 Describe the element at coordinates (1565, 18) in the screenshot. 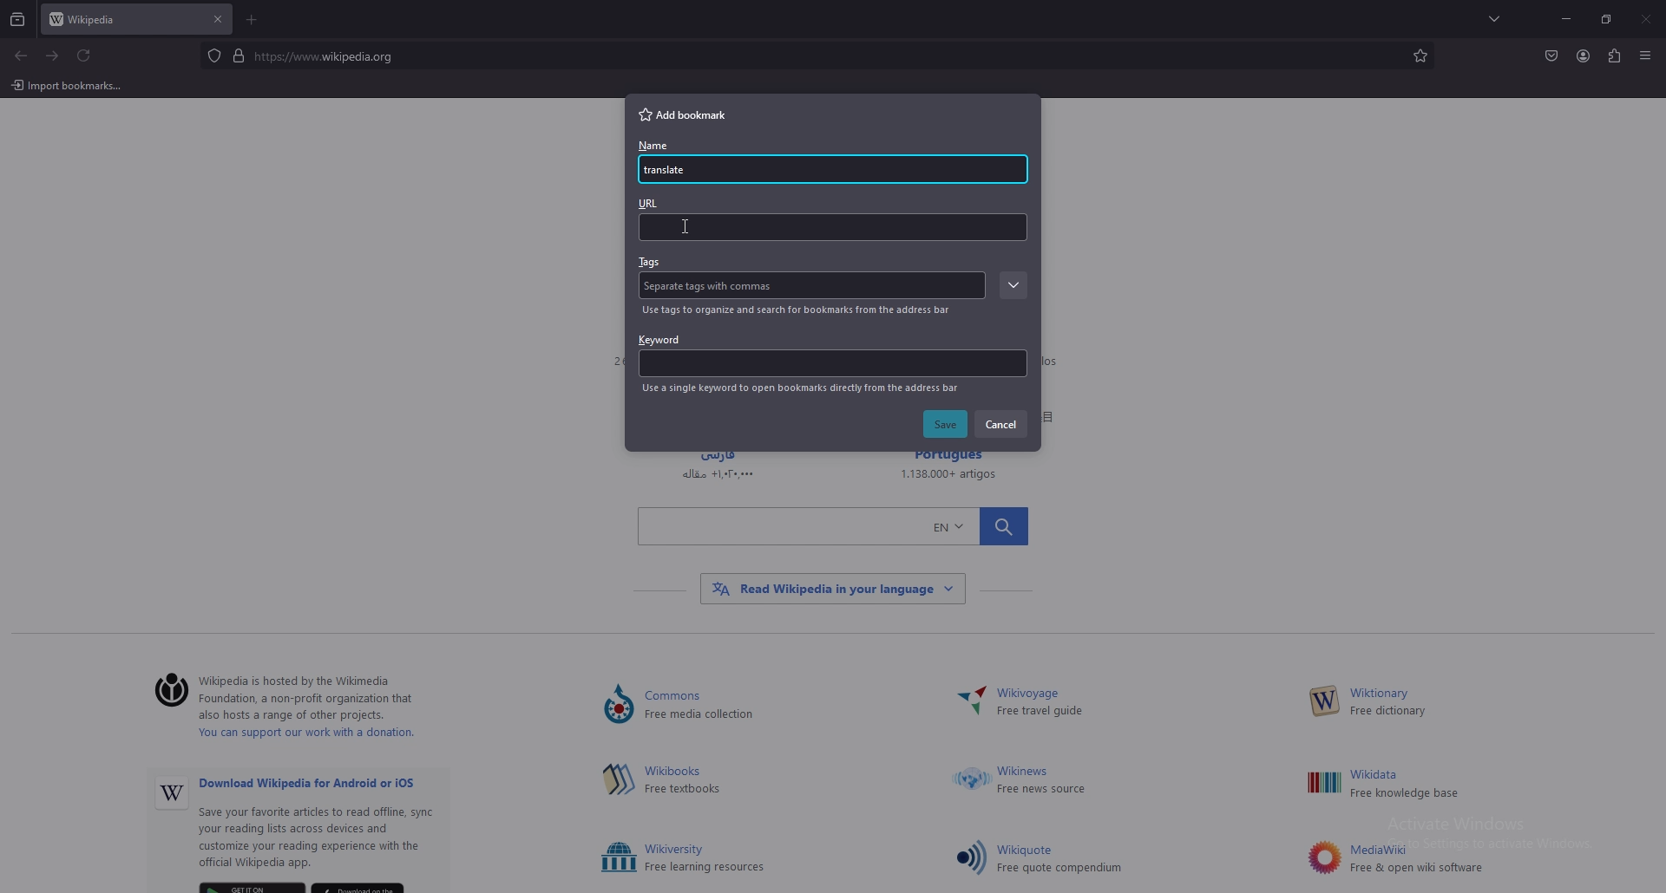

I see `minimize` at that location.